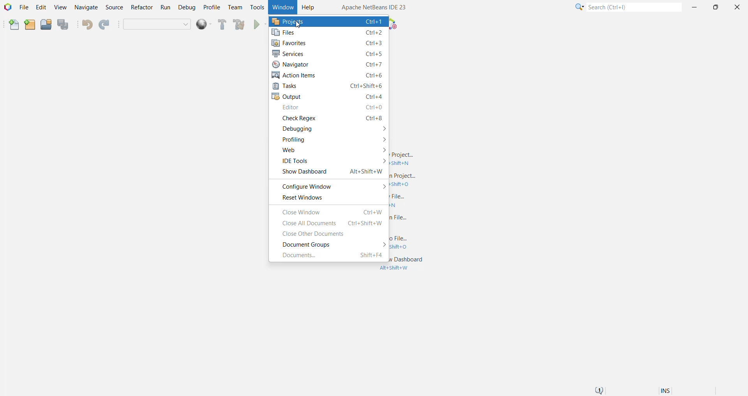 The width and height of the screenshot is (748, 396). Describe the element at coordinates (298, 24) in the screenshot. I see `cursor` at that location.